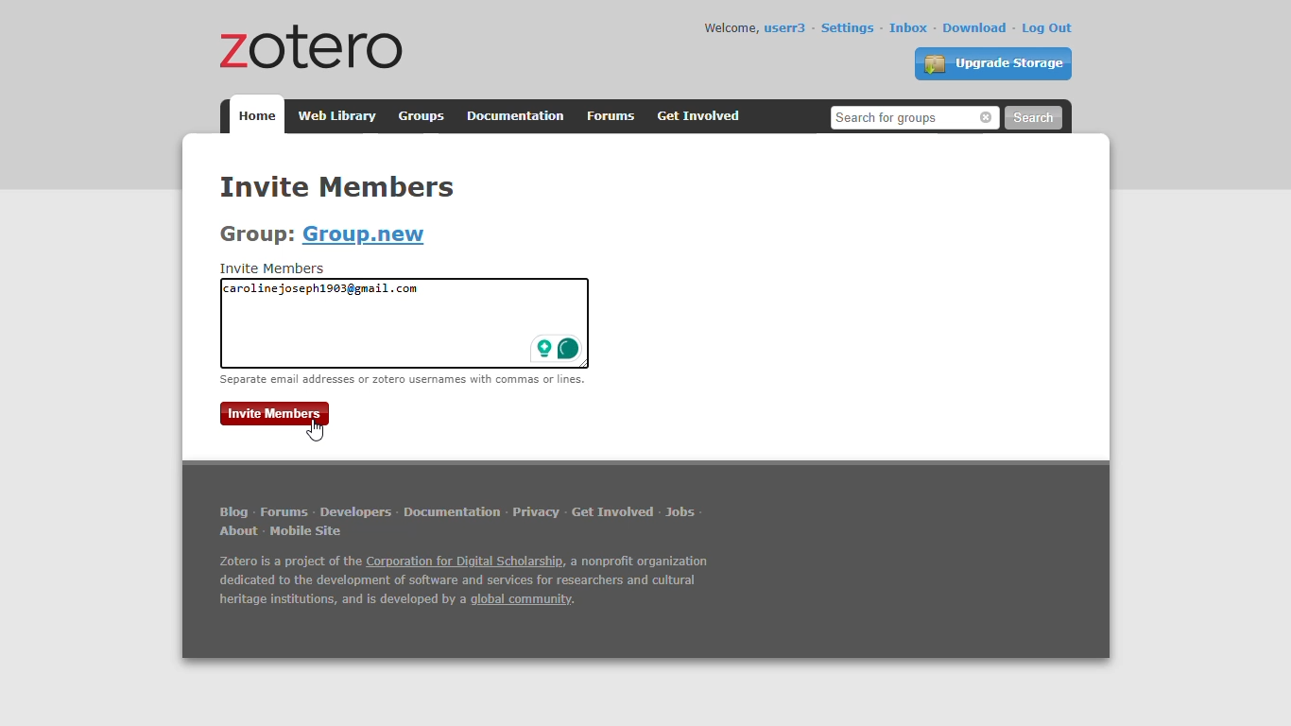 The height and width of the screenshot is (726, 1291). Describe the element at coordinates (238, 531) in the screenshot. I see `about` at that location.